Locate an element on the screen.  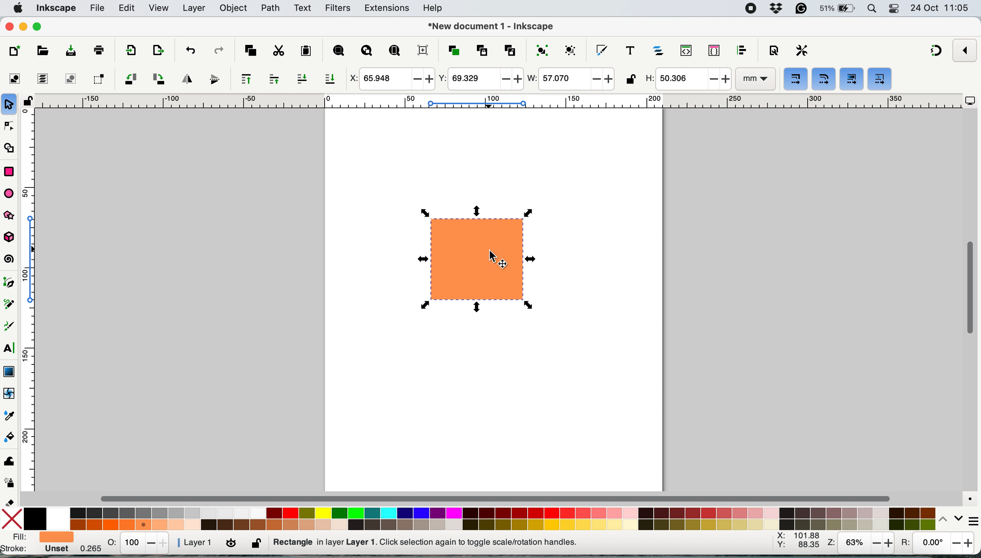
erase tool is located at coordinates (11, 502).